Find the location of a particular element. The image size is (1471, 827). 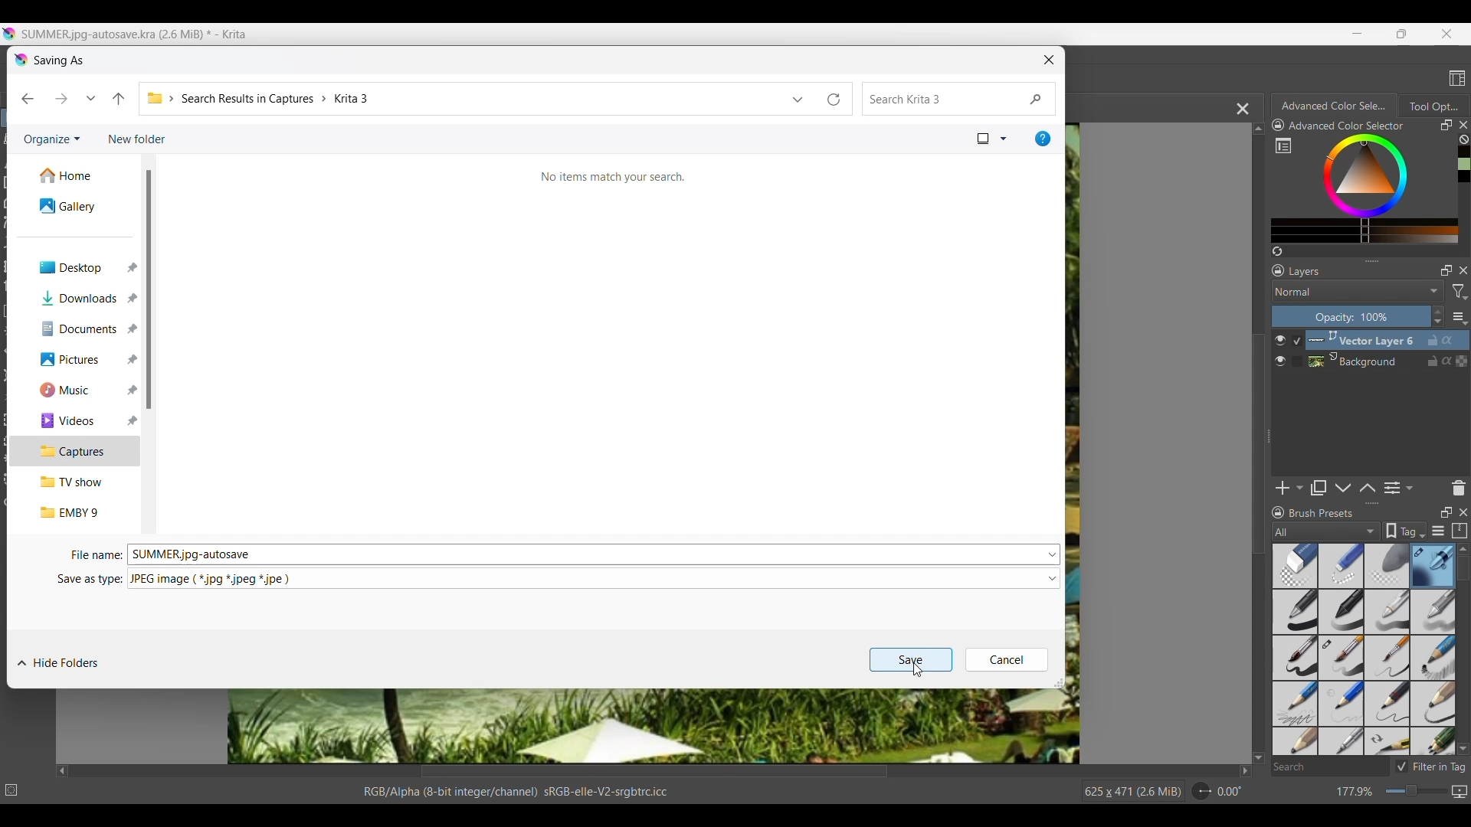

Current rotation of image is located at coordinates (1230, 792).